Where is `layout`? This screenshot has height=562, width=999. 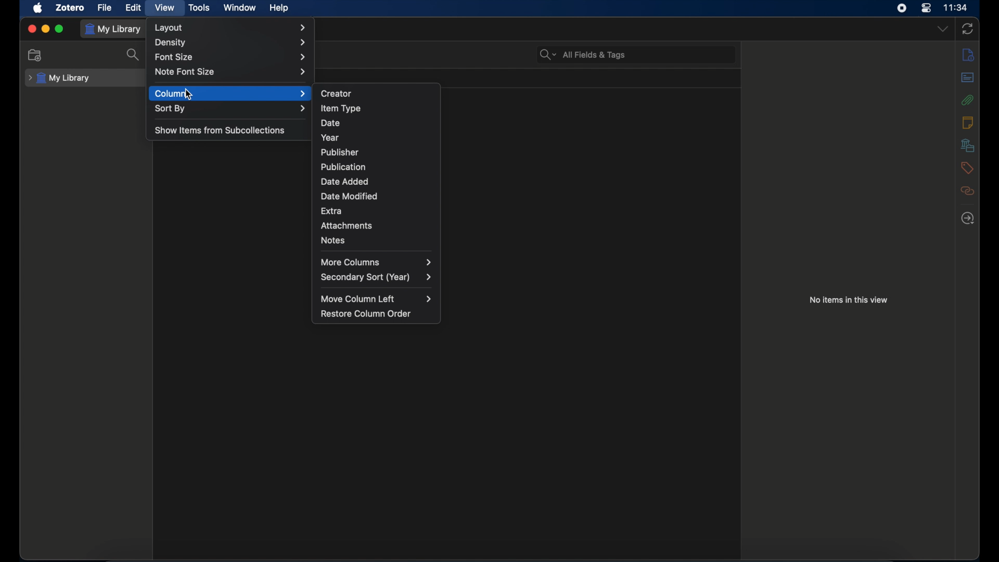 layout is located at coordinates (230, 28).